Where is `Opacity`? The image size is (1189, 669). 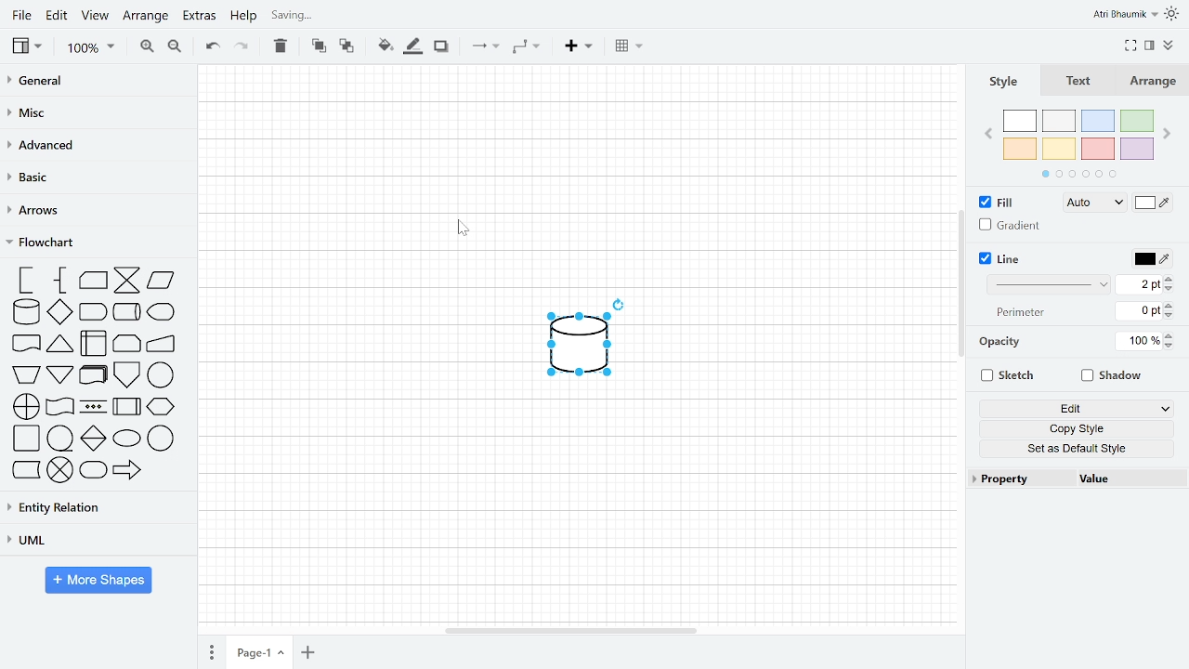
Opacity is located at coordinates (996, 343).